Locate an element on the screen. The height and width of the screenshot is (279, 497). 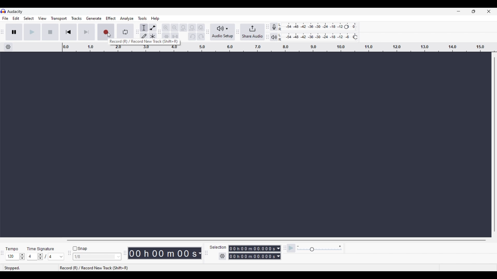
Help menu is located at coordinates (155, 19).